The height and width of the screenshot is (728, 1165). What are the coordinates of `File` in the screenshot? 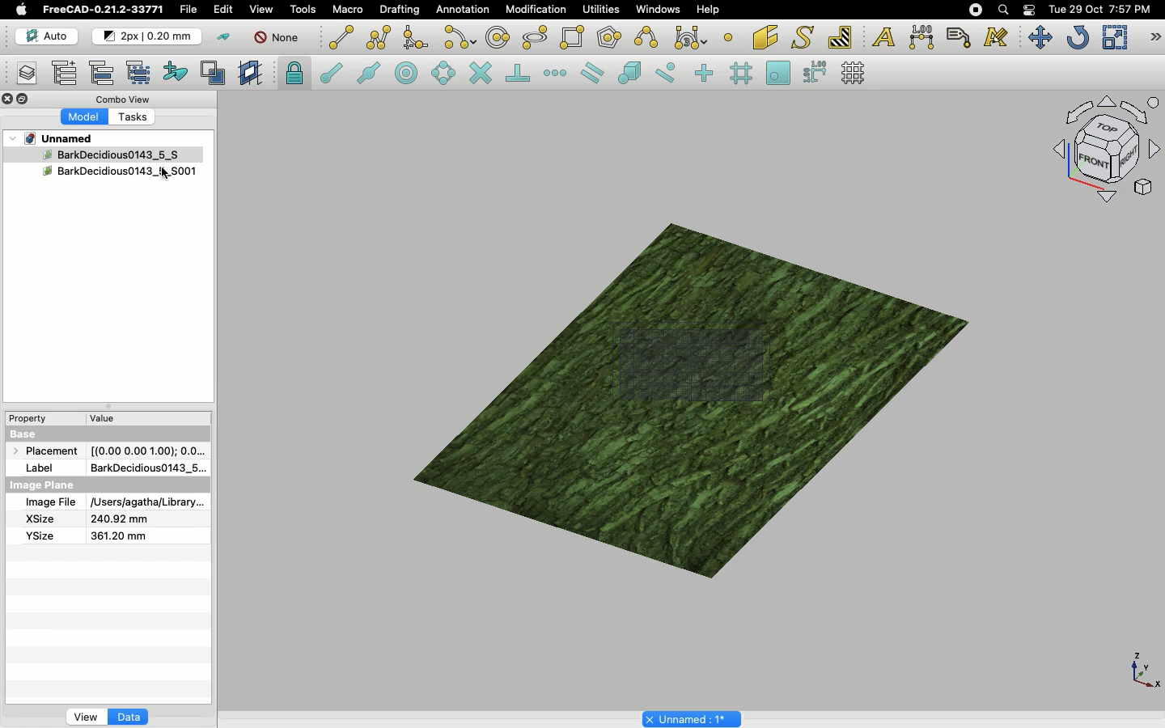 It's located at (189, 10).